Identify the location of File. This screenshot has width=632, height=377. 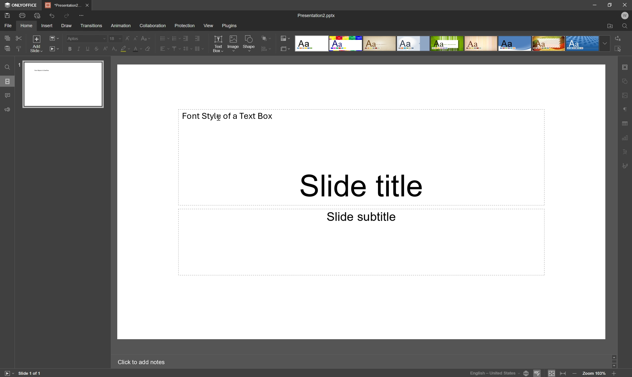
(8, 25).